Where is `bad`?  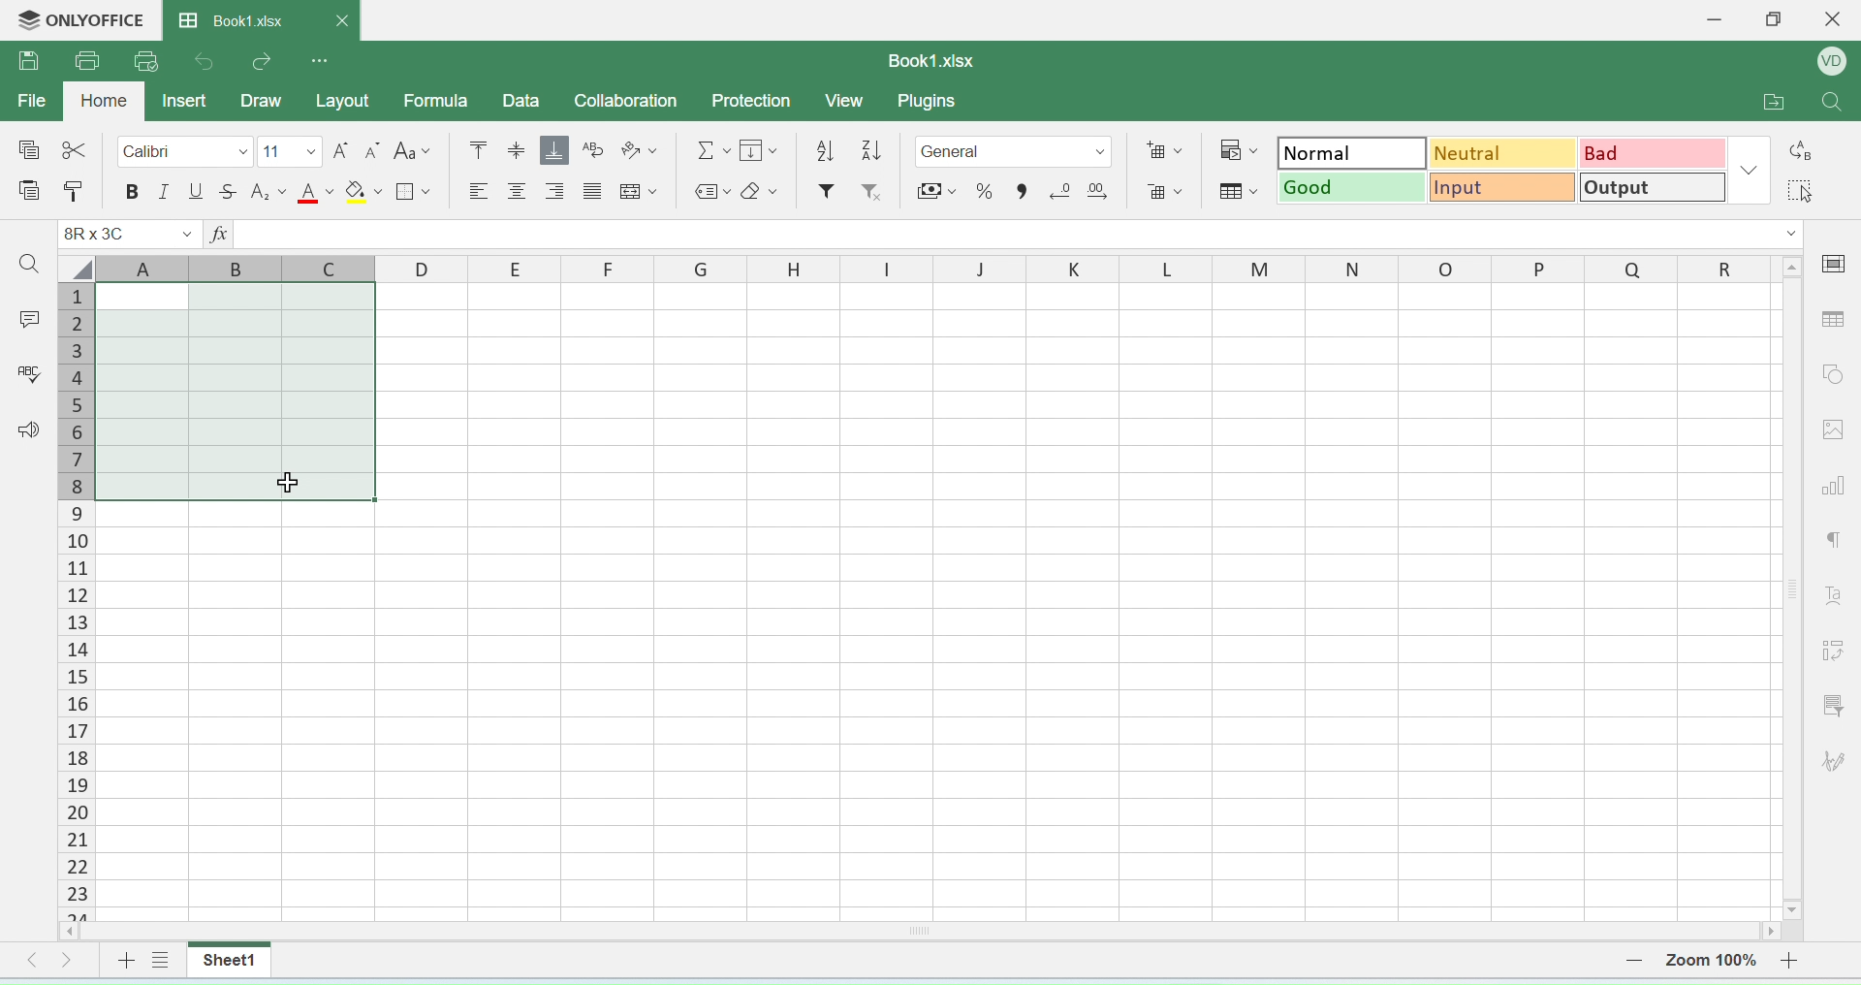 bad is located at coordinates (1650, 153).